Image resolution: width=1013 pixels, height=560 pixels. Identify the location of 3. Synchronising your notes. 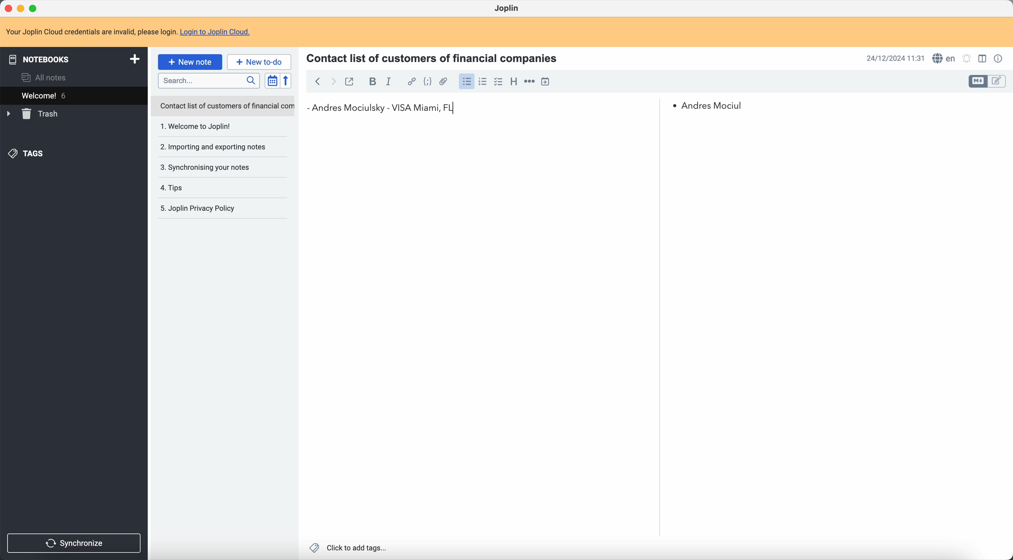
(208, 167).